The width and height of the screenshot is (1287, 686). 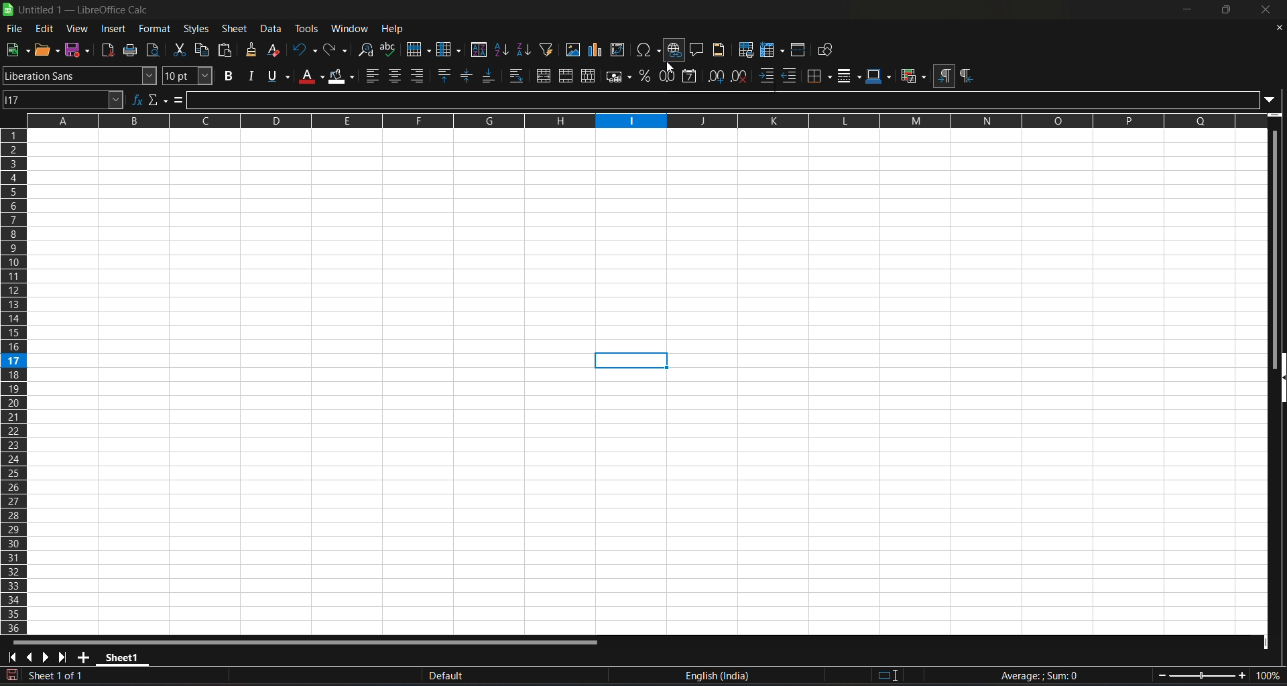 I want to click on background color, so click(x=343, y=75).